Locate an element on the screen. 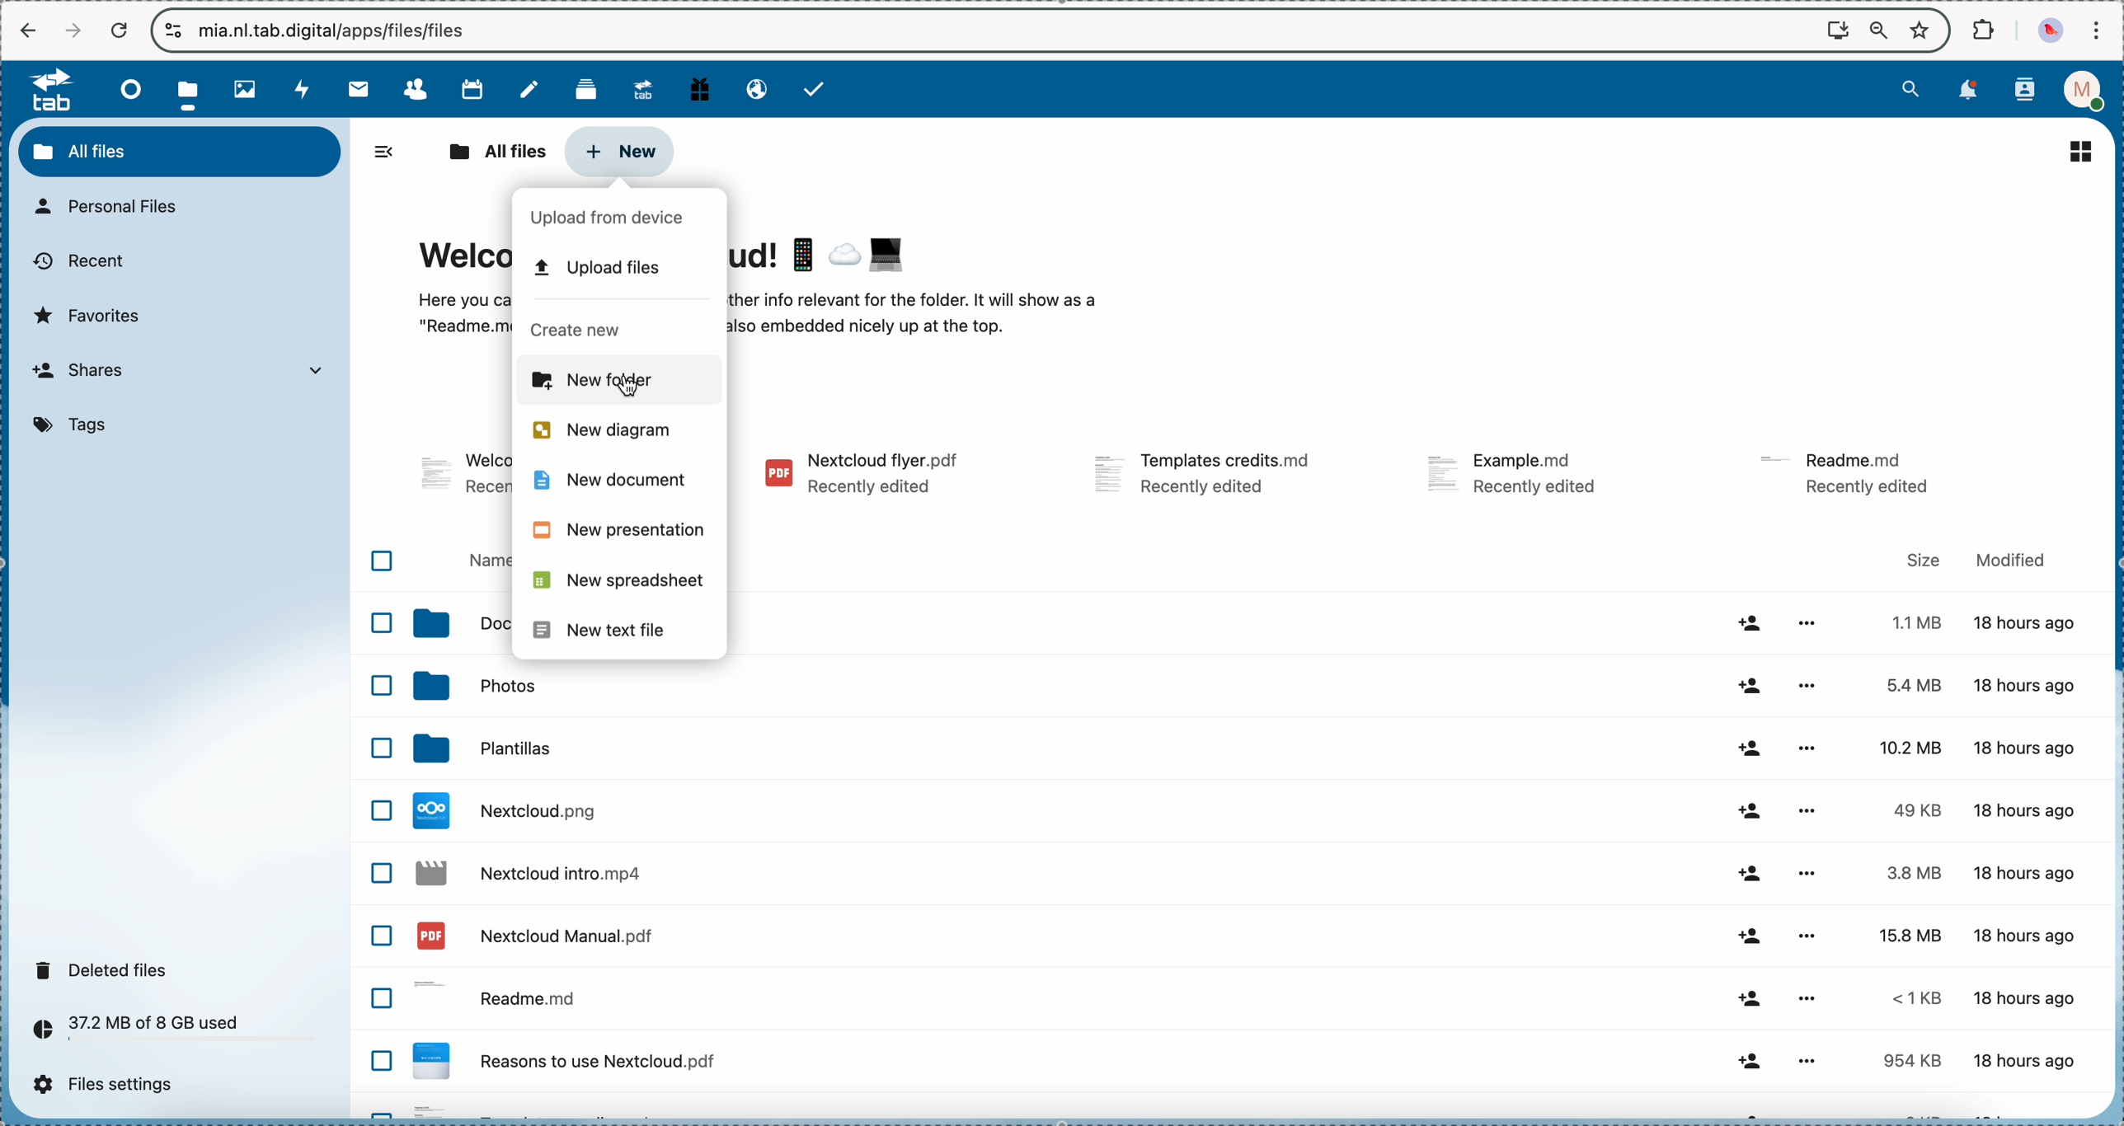 The width and height of the screenshot is (2124, 1126). file is located at coordinates (1055, 809).